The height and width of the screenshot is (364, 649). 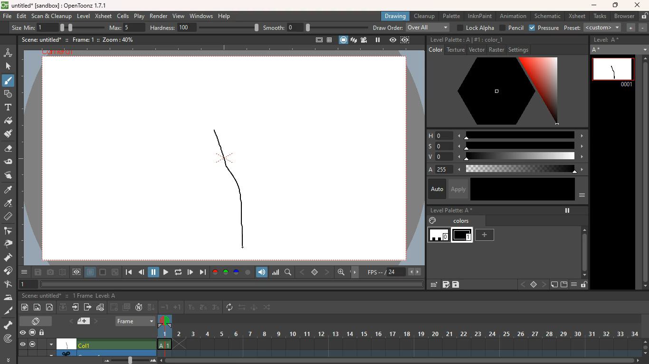 I want to click on back, so click(x=115, y=307).